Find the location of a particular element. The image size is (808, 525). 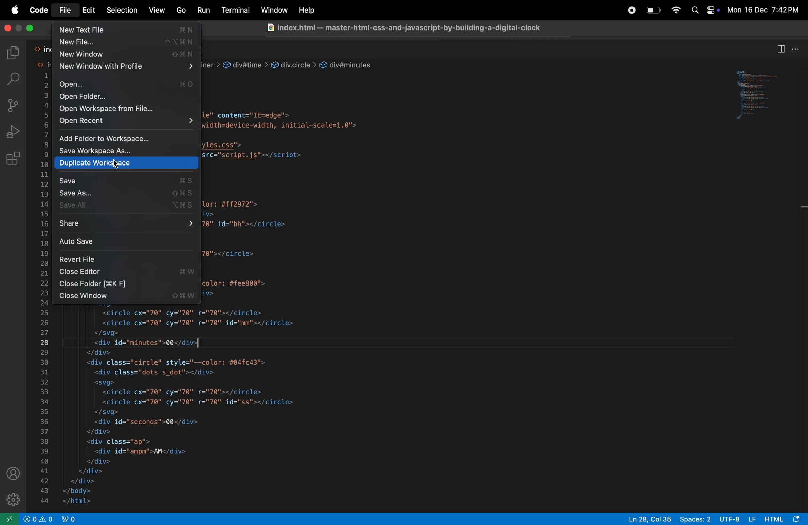

new file is located at coordinates (123, 54).